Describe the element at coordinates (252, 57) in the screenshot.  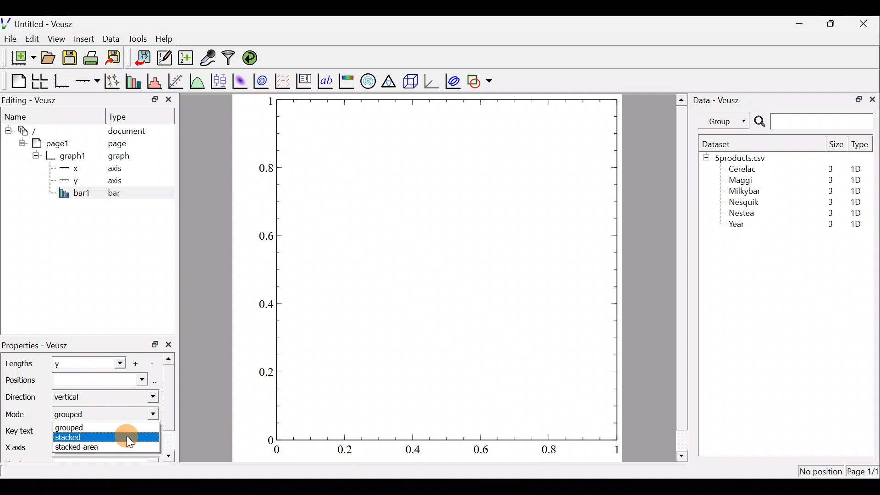
I see `Reload linked datasets` at that location.